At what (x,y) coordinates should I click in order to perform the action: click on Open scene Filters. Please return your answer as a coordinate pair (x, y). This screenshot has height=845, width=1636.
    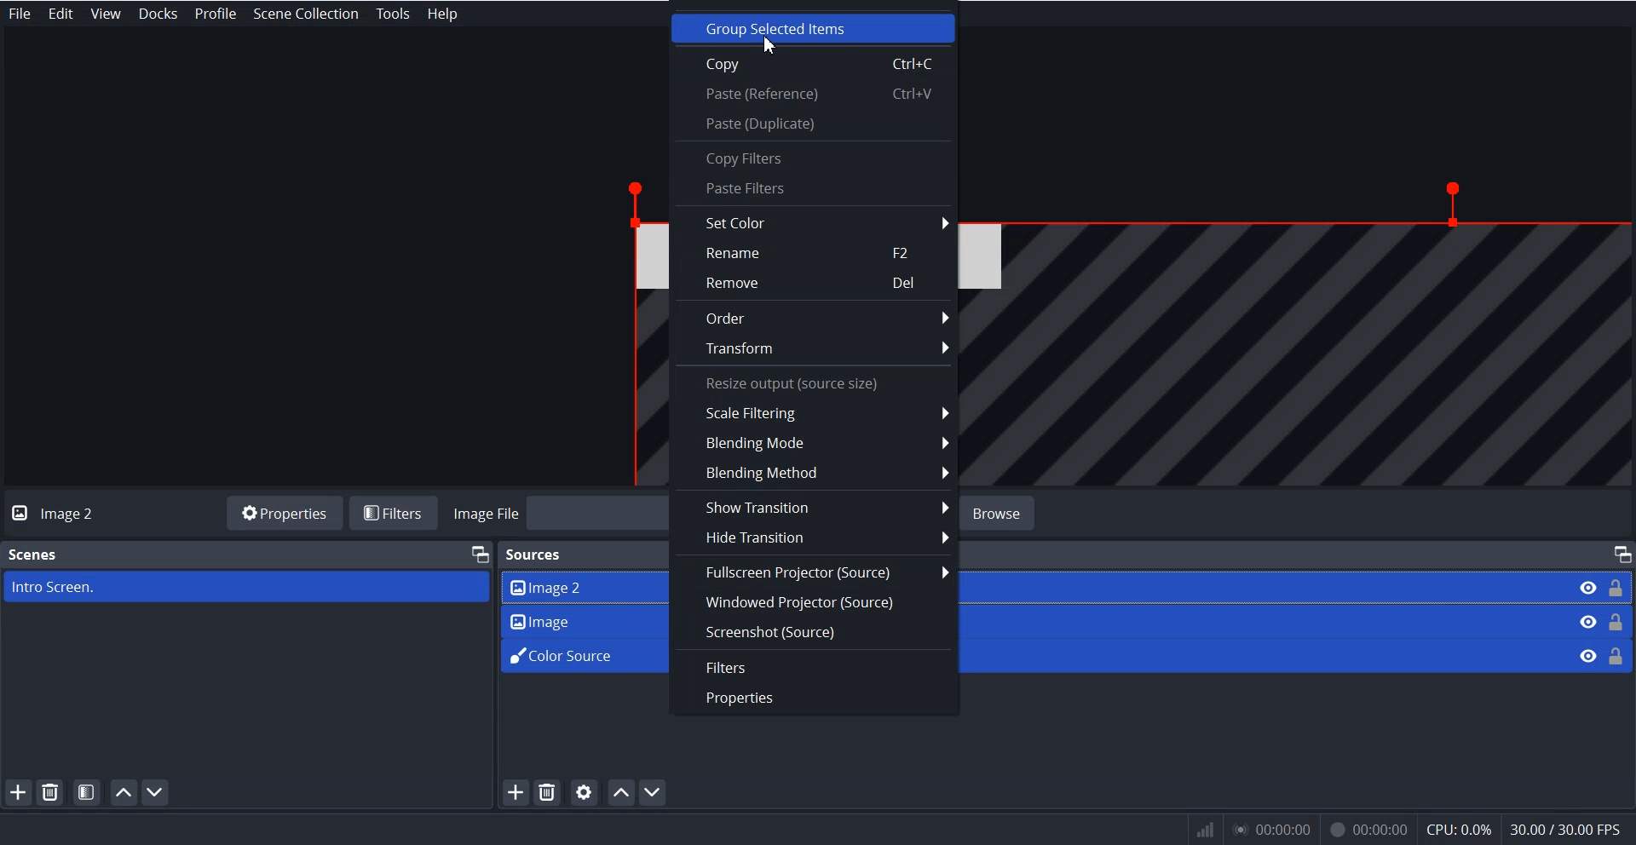
    Looking at the image, I should click on (88, 791).